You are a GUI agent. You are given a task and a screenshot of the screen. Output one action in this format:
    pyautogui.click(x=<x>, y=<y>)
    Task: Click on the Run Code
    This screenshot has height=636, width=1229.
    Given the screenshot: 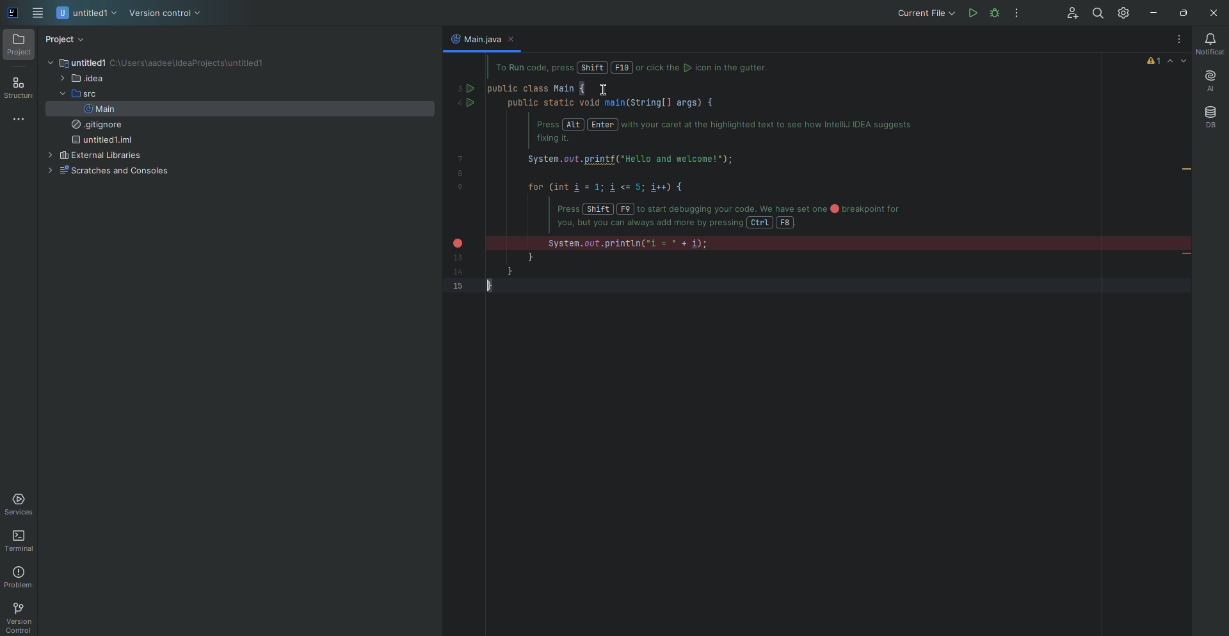 What is the action you would take?
    pyautogui.click(x=972, y=13)
    